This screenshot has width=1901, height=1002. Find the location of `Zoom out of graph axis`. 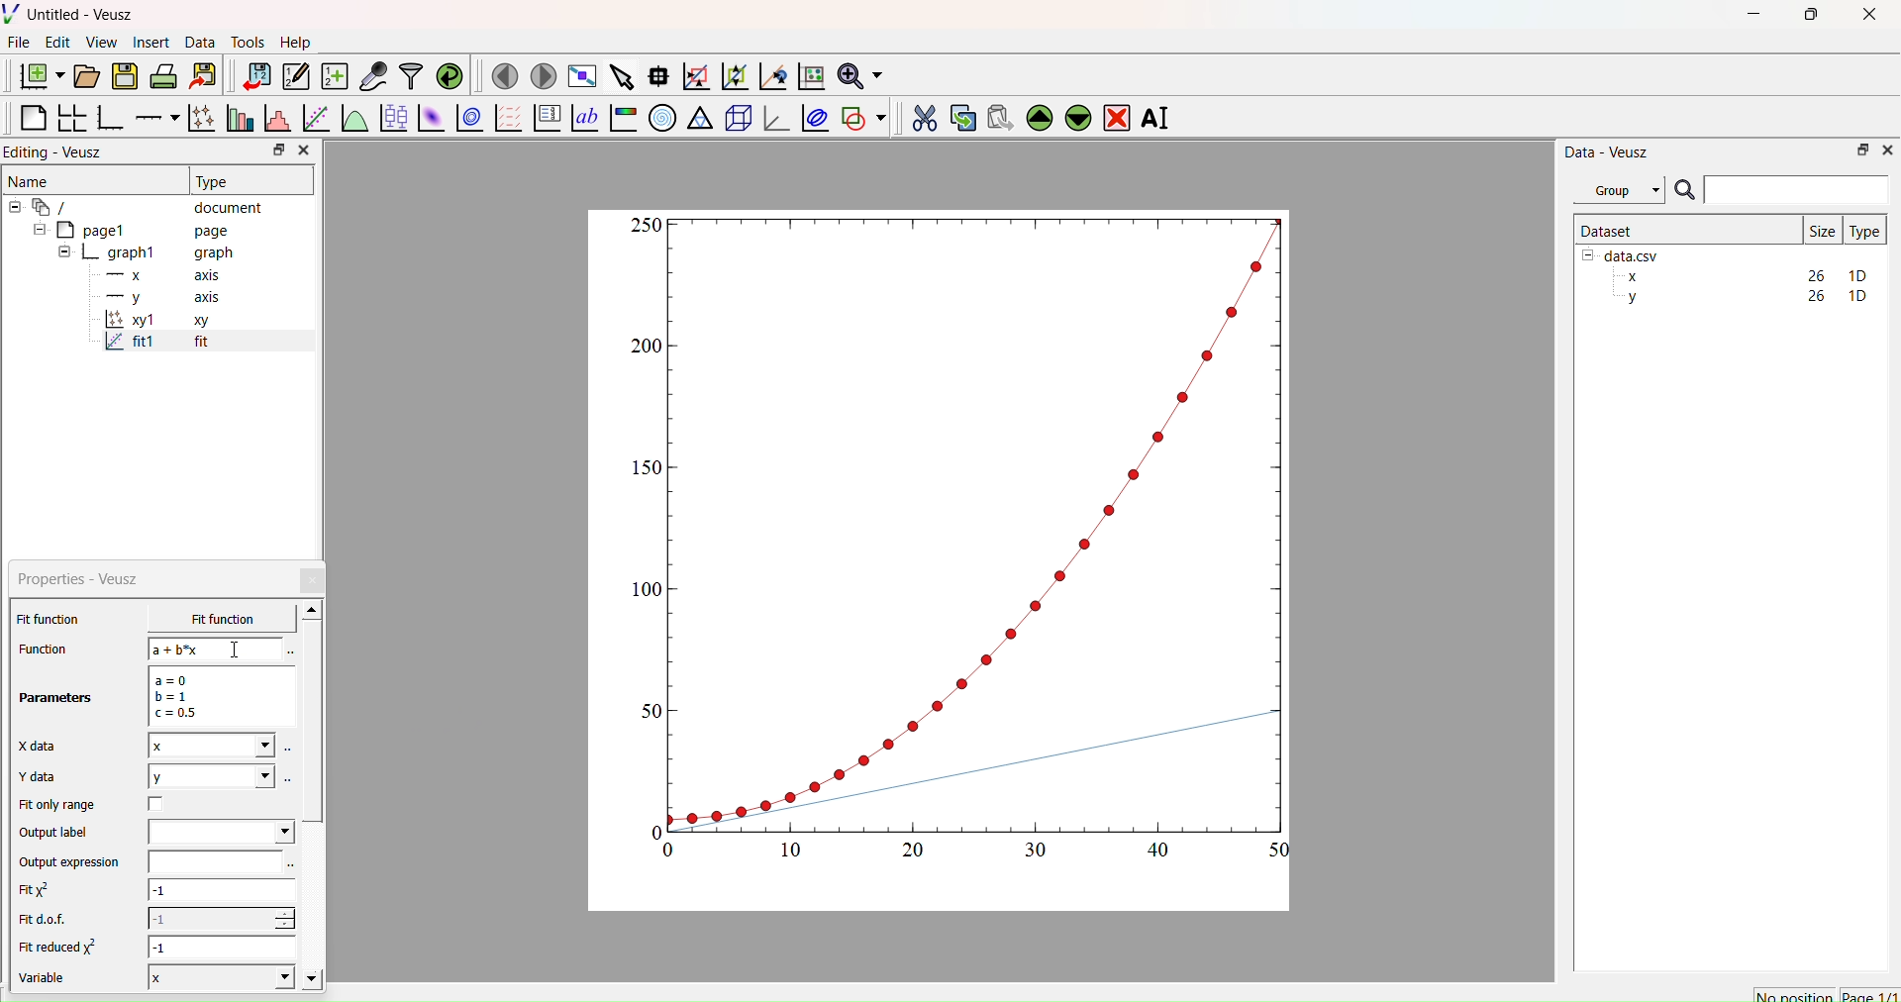

Zoom out of graph axis is located at coordinates (733, 74).